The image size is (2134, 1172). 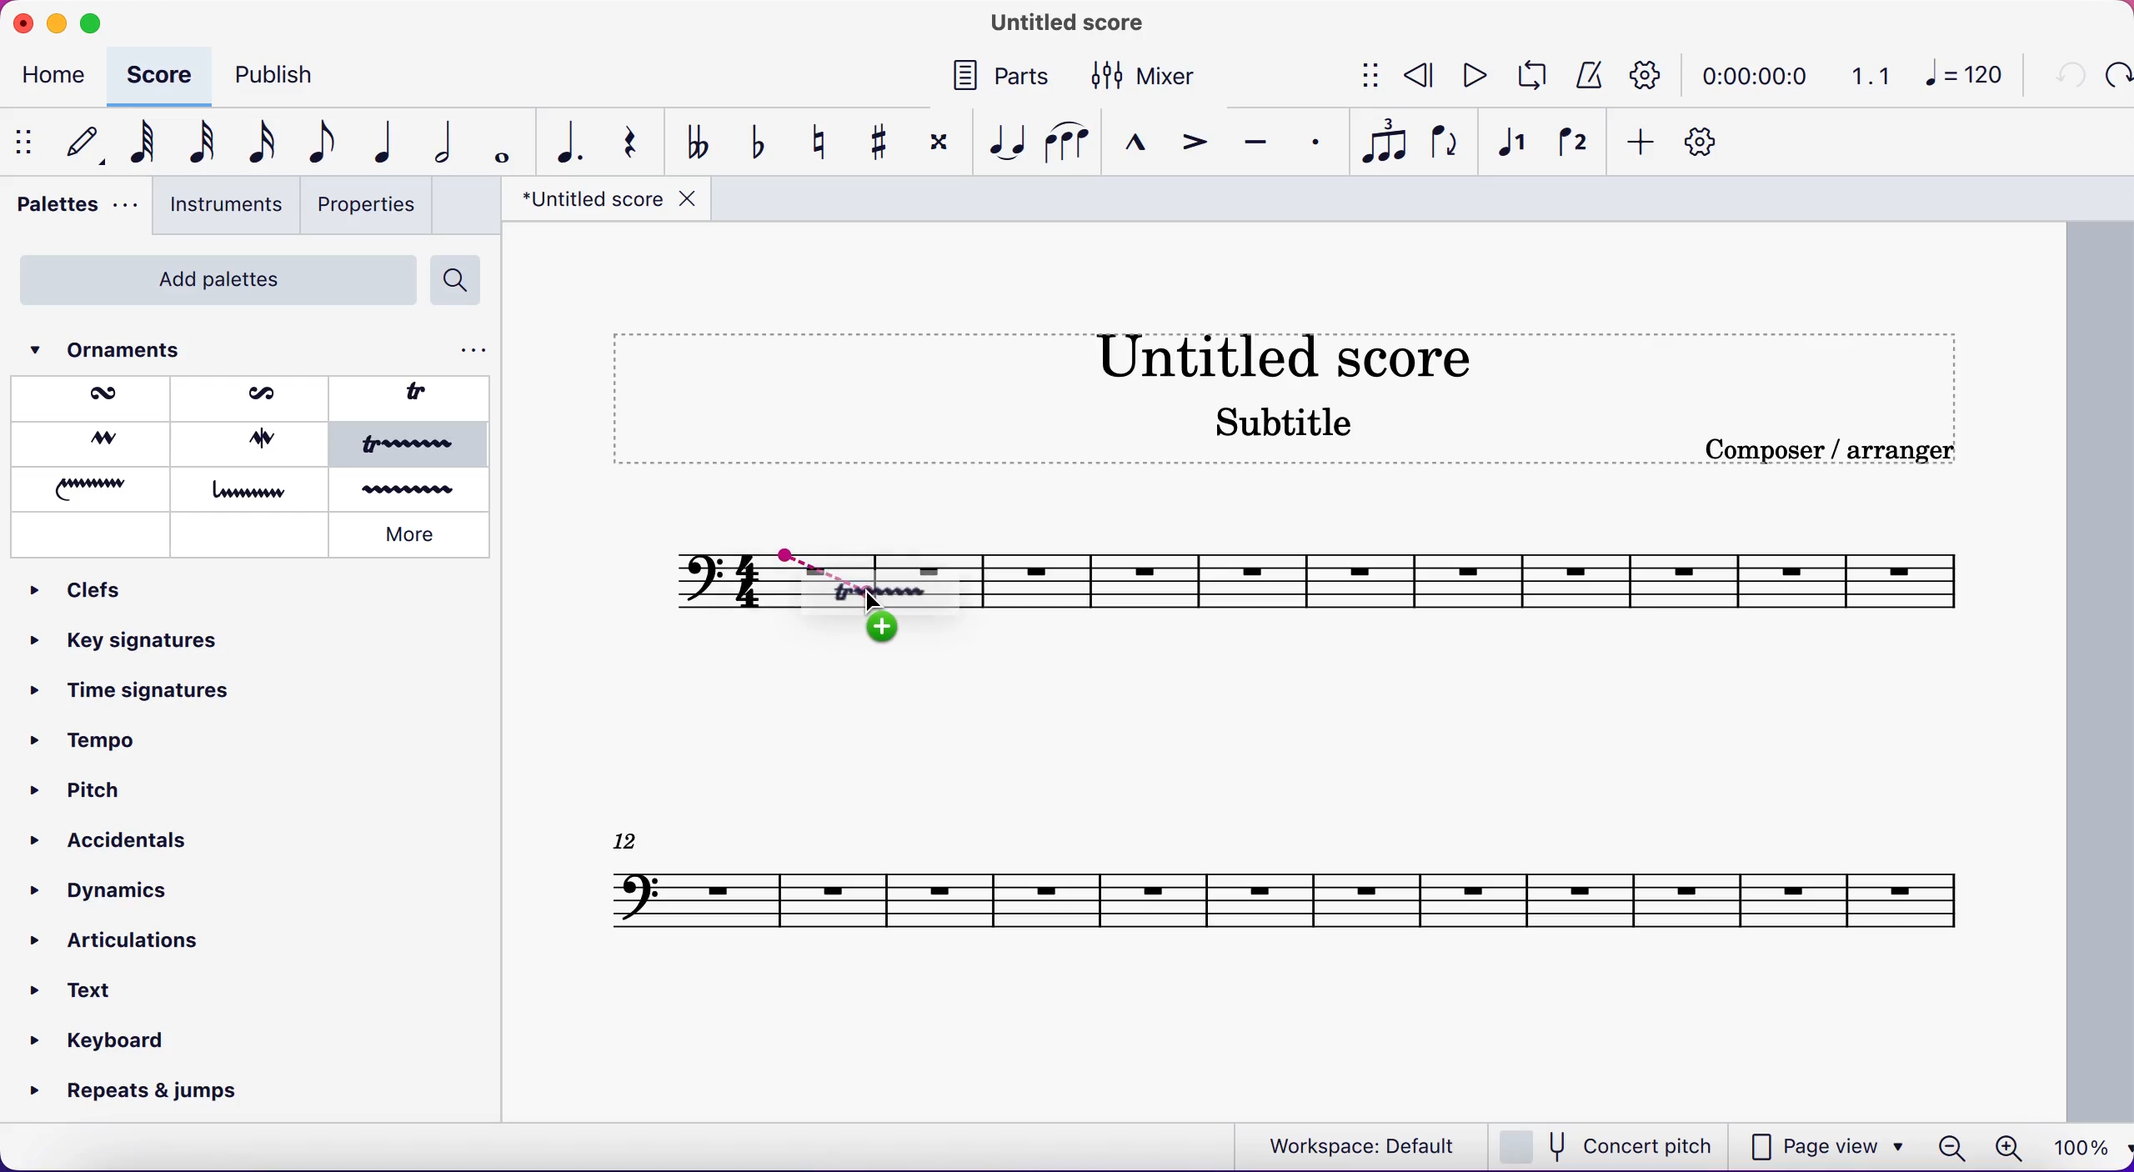 I want to click on score title, so click(x=1308, y=355).